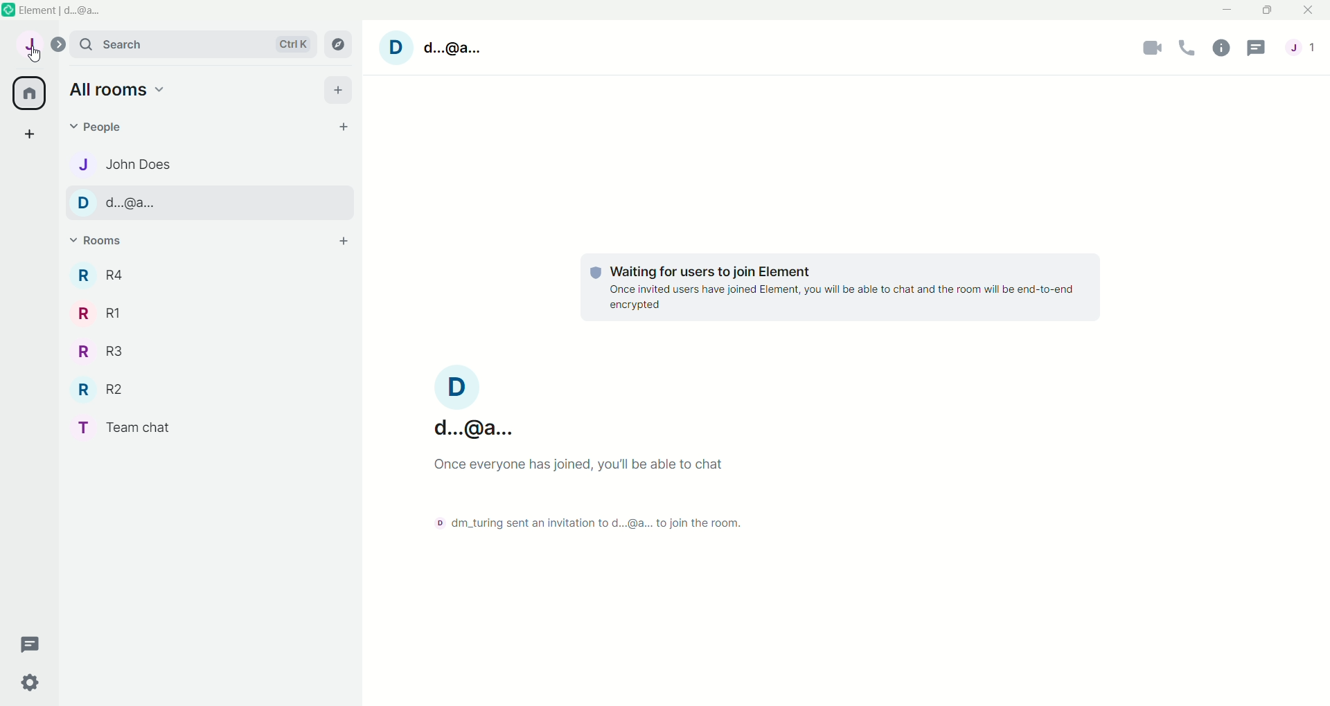 This screenshot has height=706, width=1330. I want to click on Username, so click(426, 50).